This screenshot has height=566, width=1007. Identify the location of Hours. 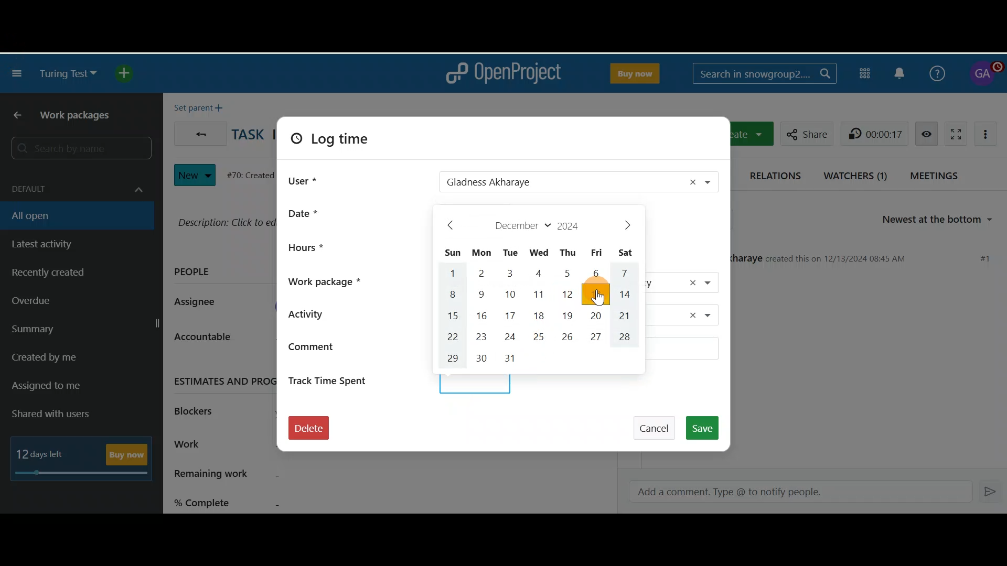
(305, 247).